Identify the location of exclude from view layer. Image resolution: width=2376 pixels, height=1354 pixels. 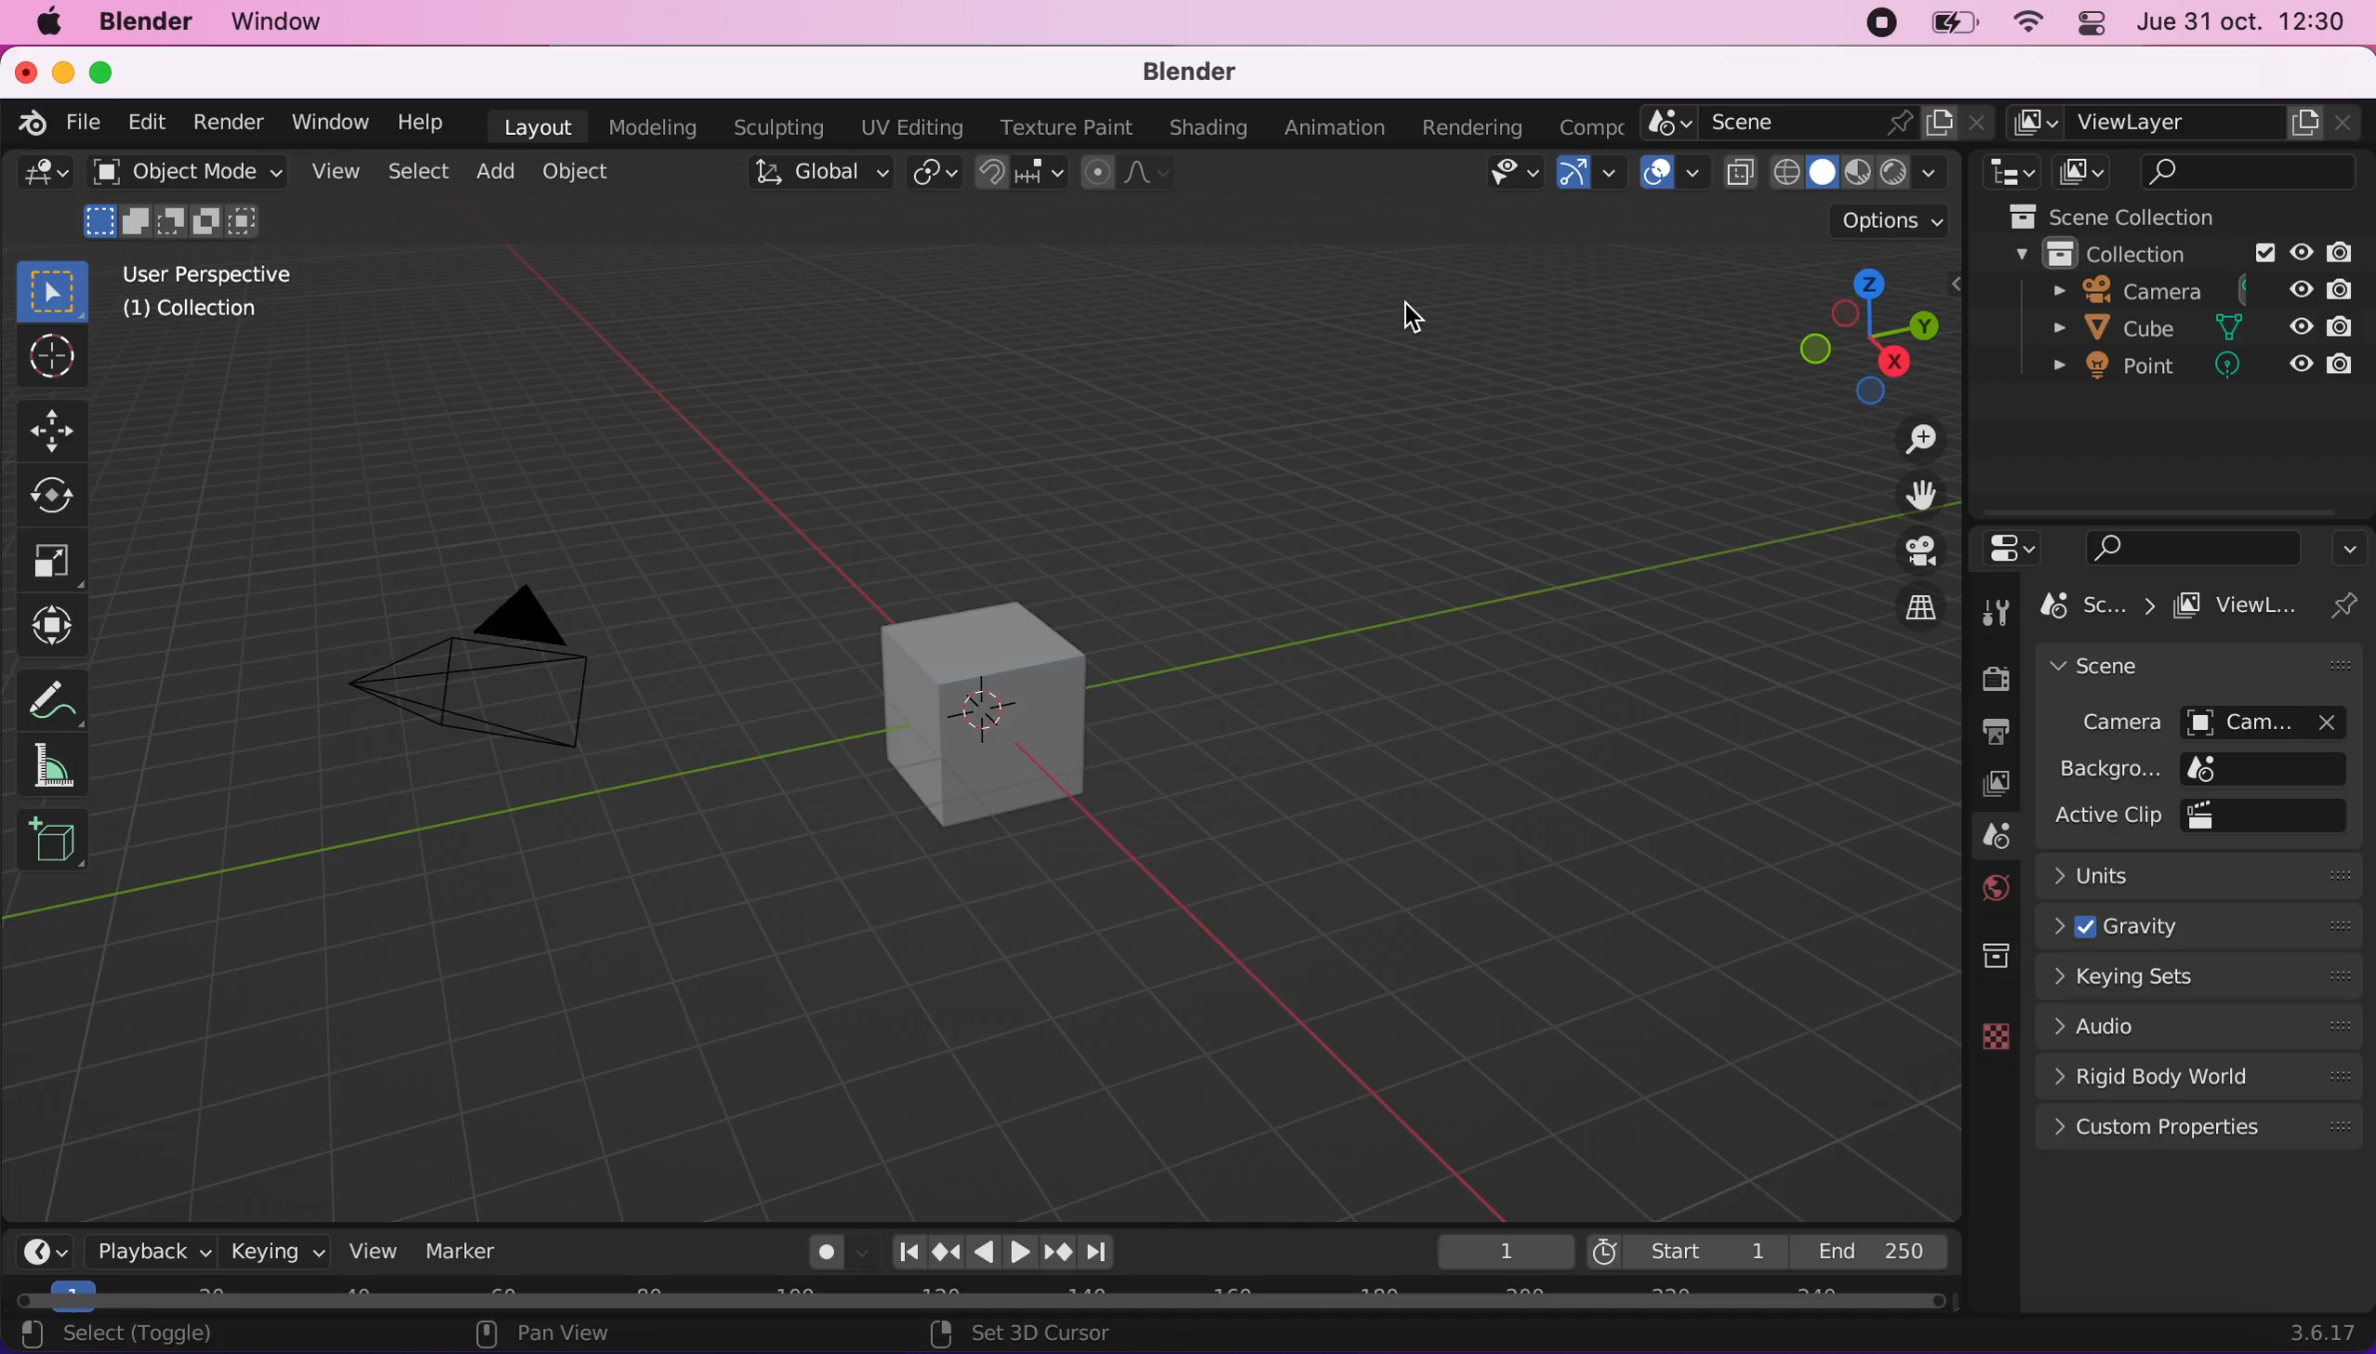
(2263, 251).